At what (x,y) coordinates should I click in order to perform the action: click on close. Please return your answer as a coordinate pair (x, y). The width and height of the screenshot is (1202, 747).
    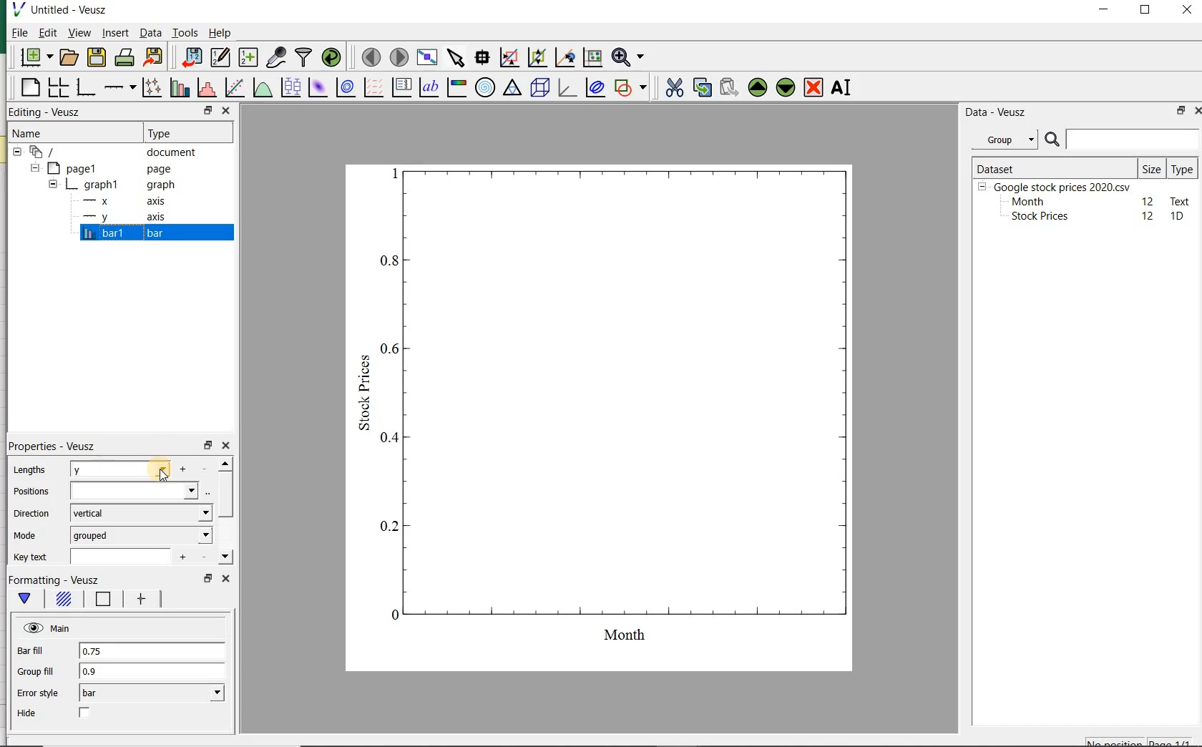
    Looking at the image, I should click on (1187, 11).